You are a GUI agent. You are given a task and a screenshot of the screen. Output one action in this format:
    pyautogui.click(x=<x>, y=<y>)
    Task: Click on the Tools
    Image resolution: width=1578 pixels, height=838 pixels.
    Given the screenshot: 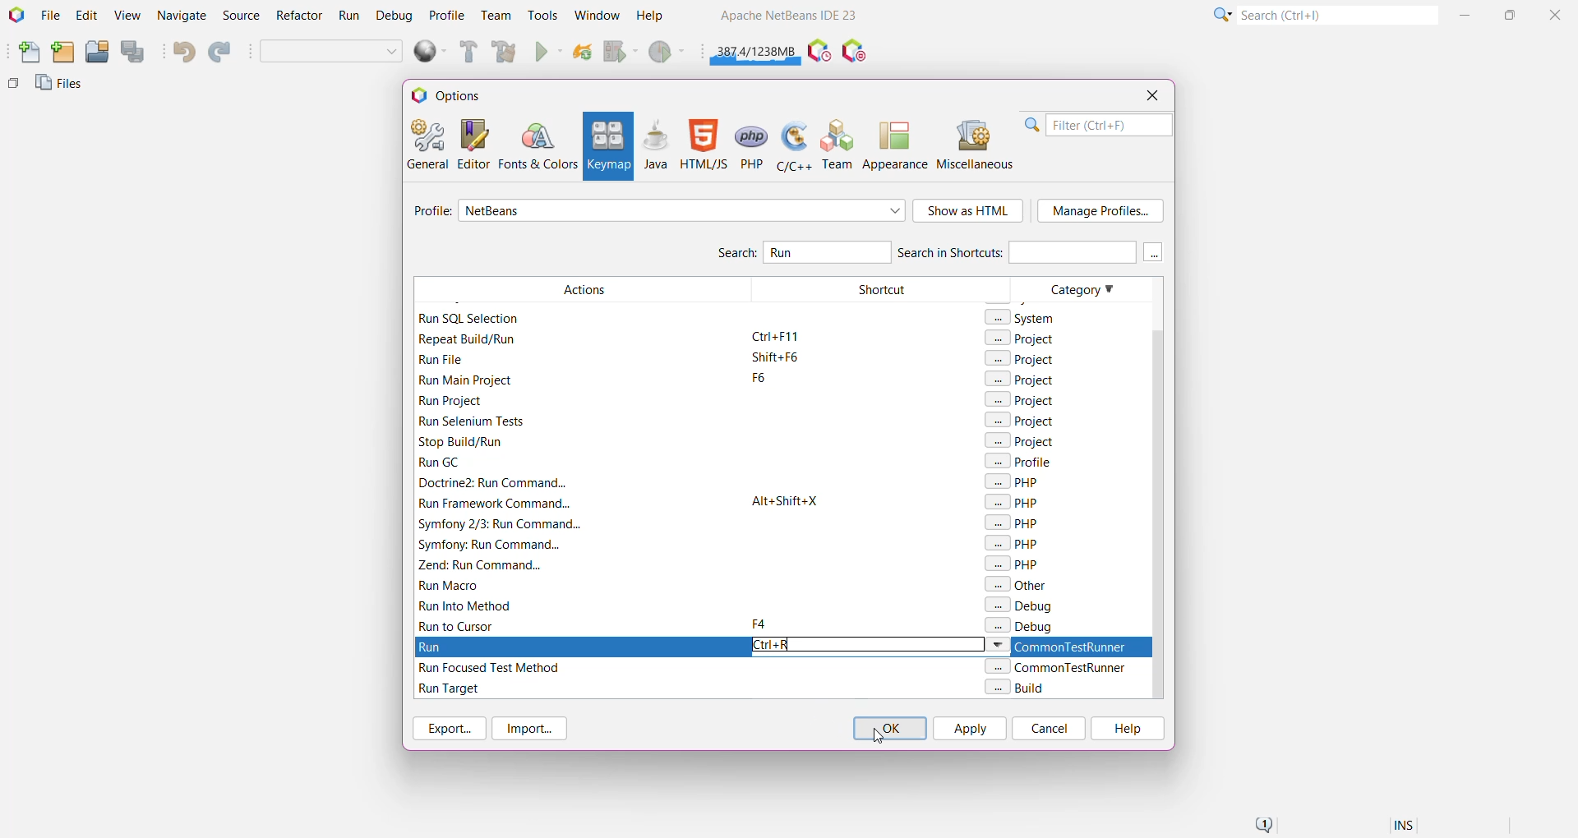 What is the action you would take?
    pyautogui.click(x=543, y=14)
    